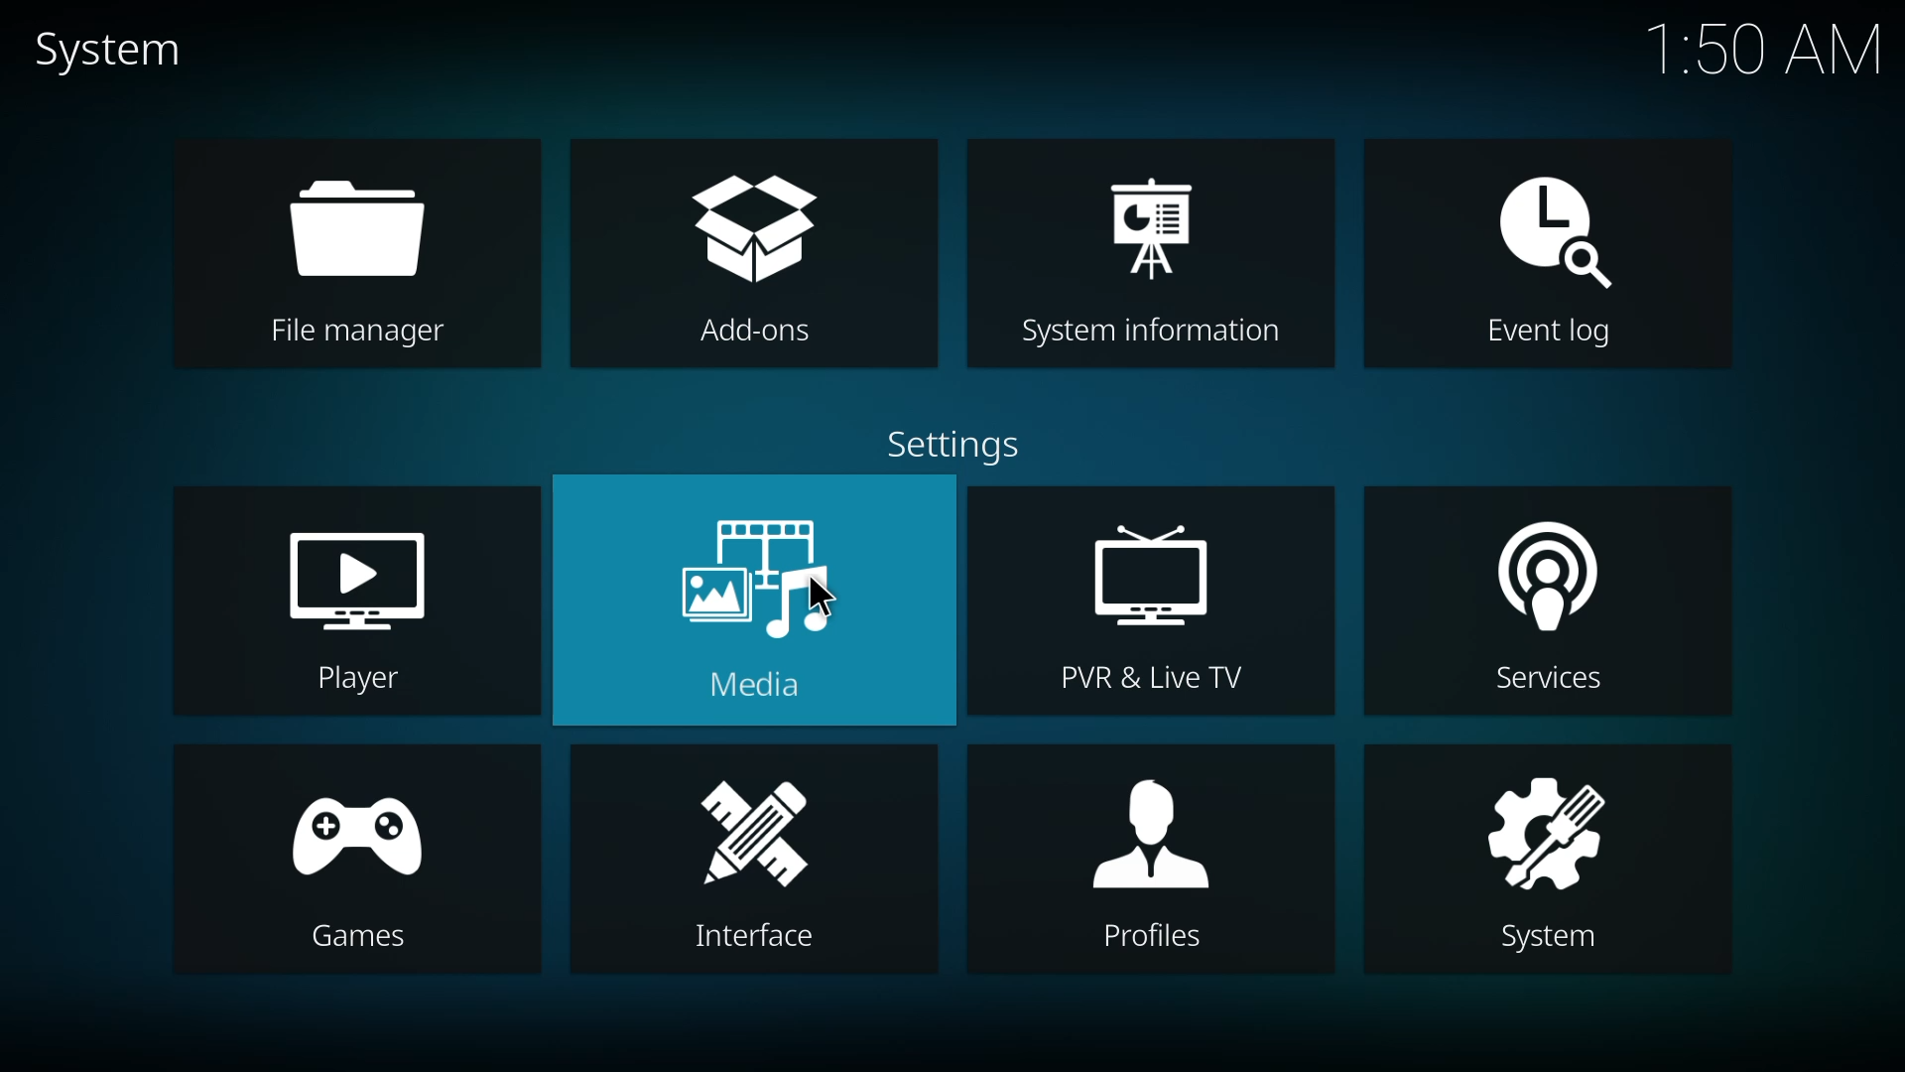  I want to click on system information, so click(1156, 257).